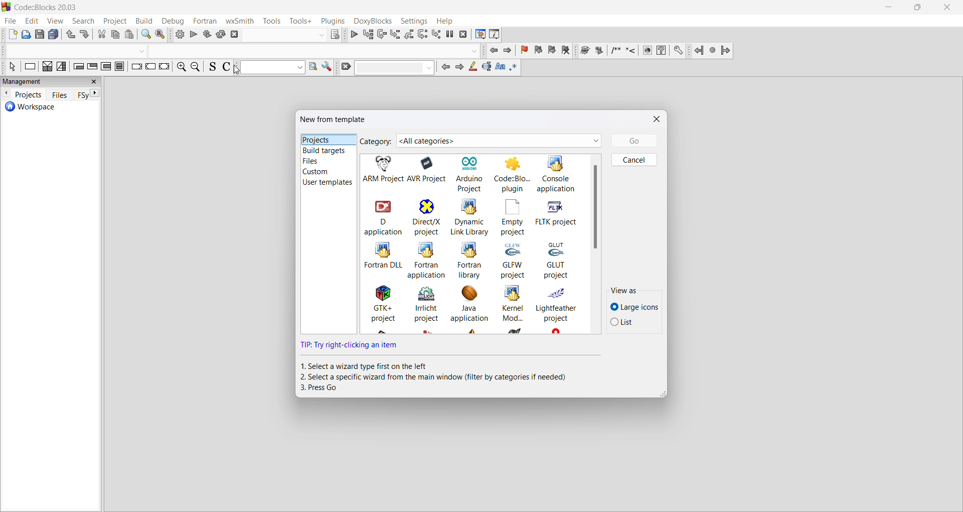 This screenshot has height=512, width=963. Describe the element at coordinates (52, 81) in the screenshot. I see `management` at that location.